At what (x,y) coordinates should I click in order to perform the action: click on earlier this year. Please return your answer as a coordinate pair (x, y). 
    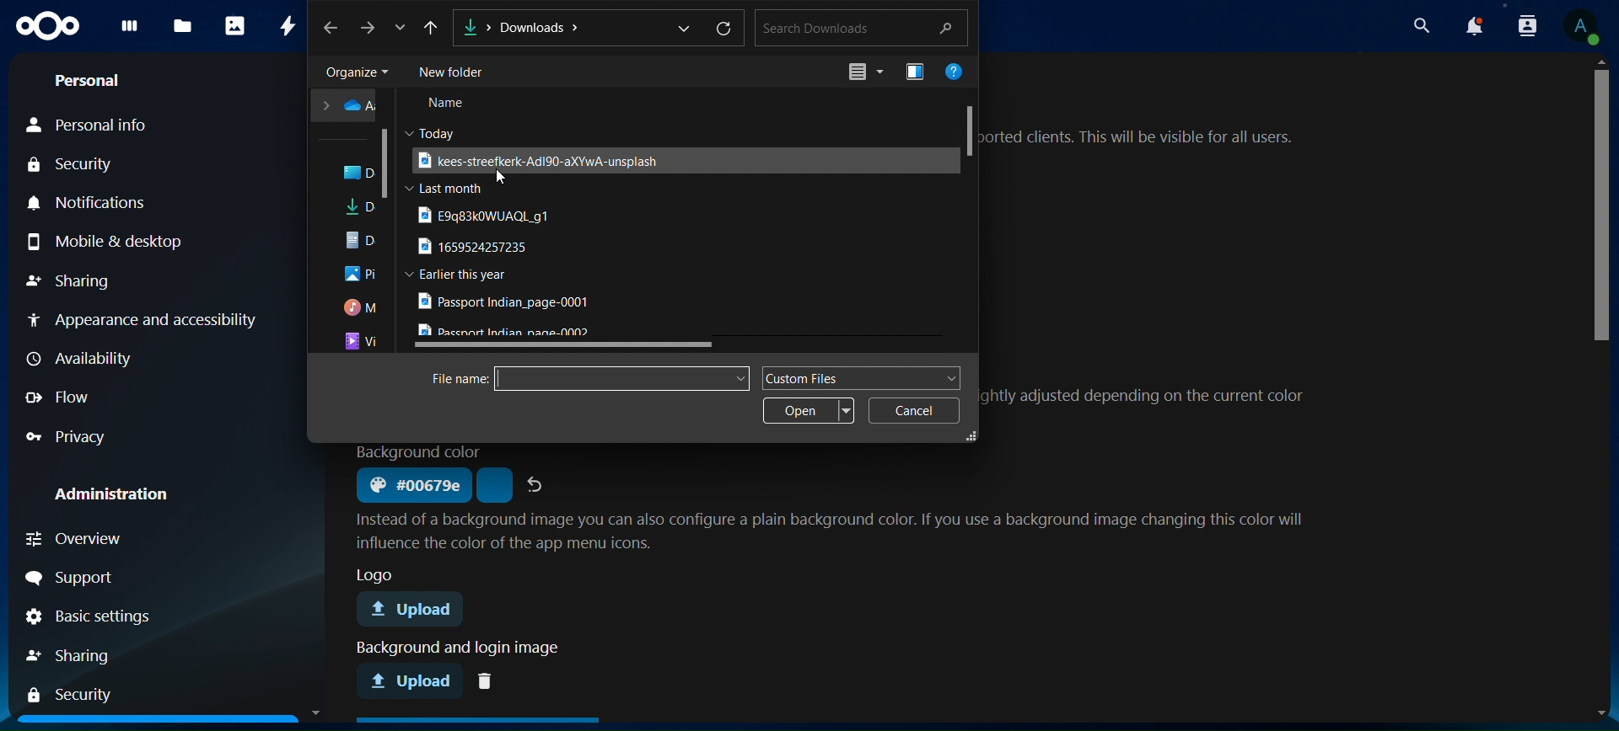
    Looking at the image, I should click on (464, 275).